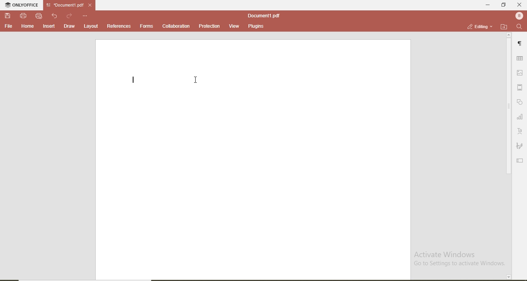 Image resolution: width=527 pixels, height=281 pixels. I want to click on scroll bar, so click(508, 108).